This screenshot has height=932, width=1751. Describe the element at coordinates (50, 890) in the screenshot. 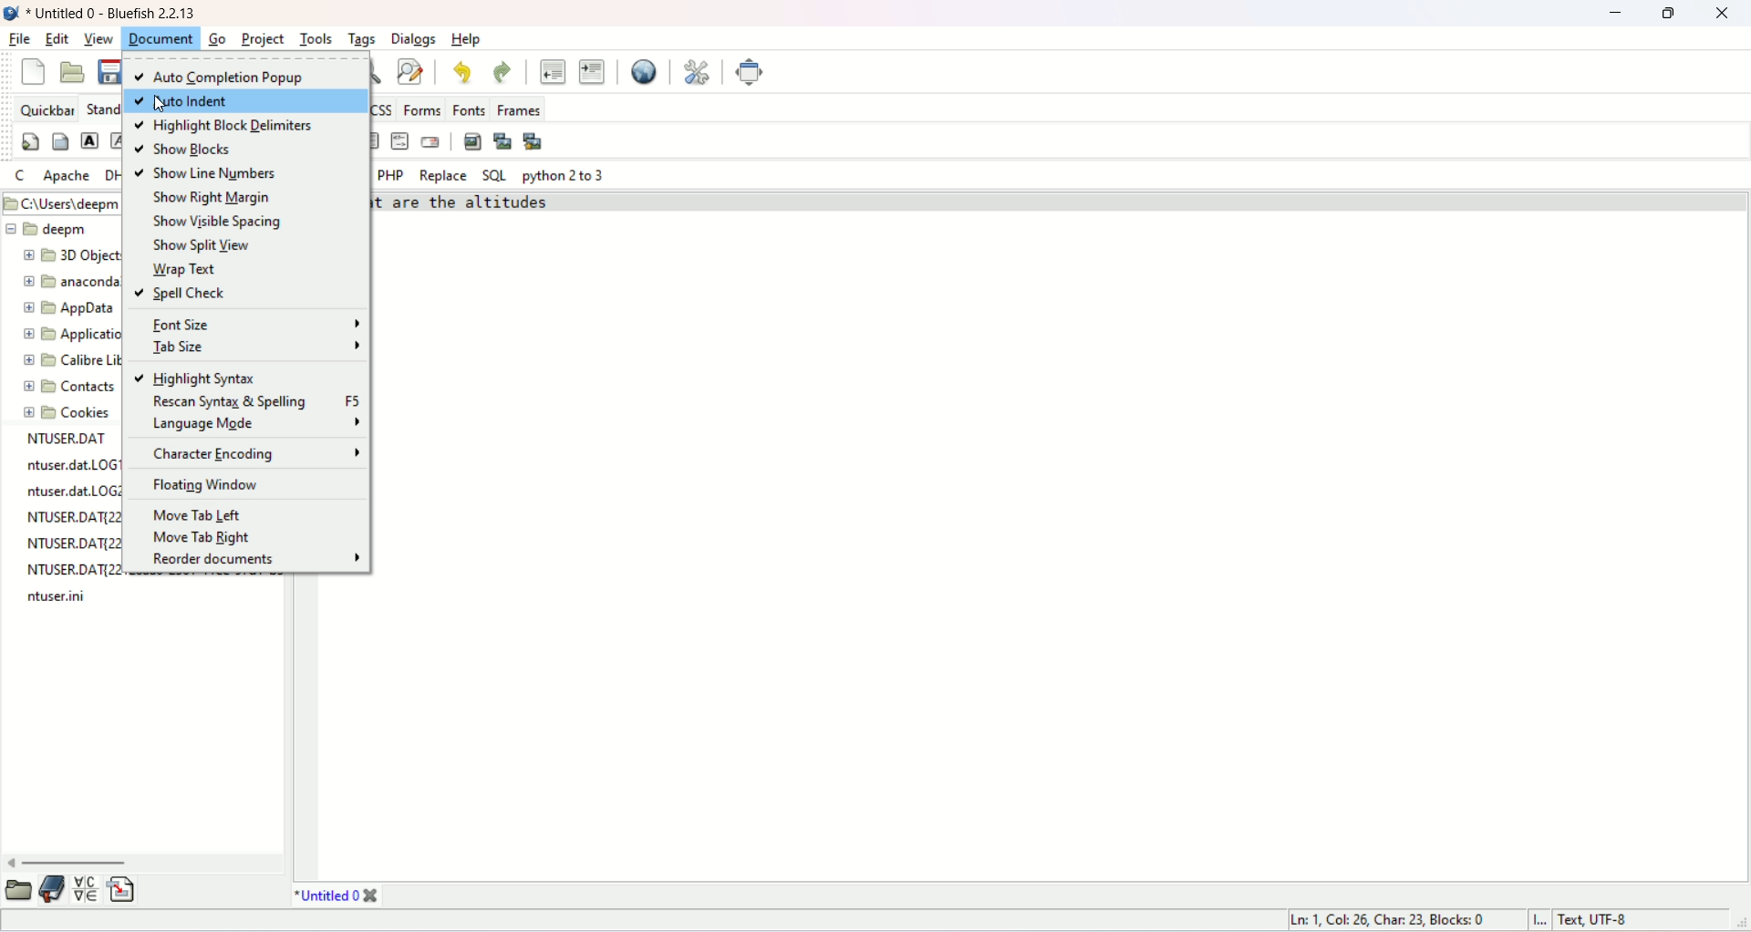

I see `documentation` at that location.